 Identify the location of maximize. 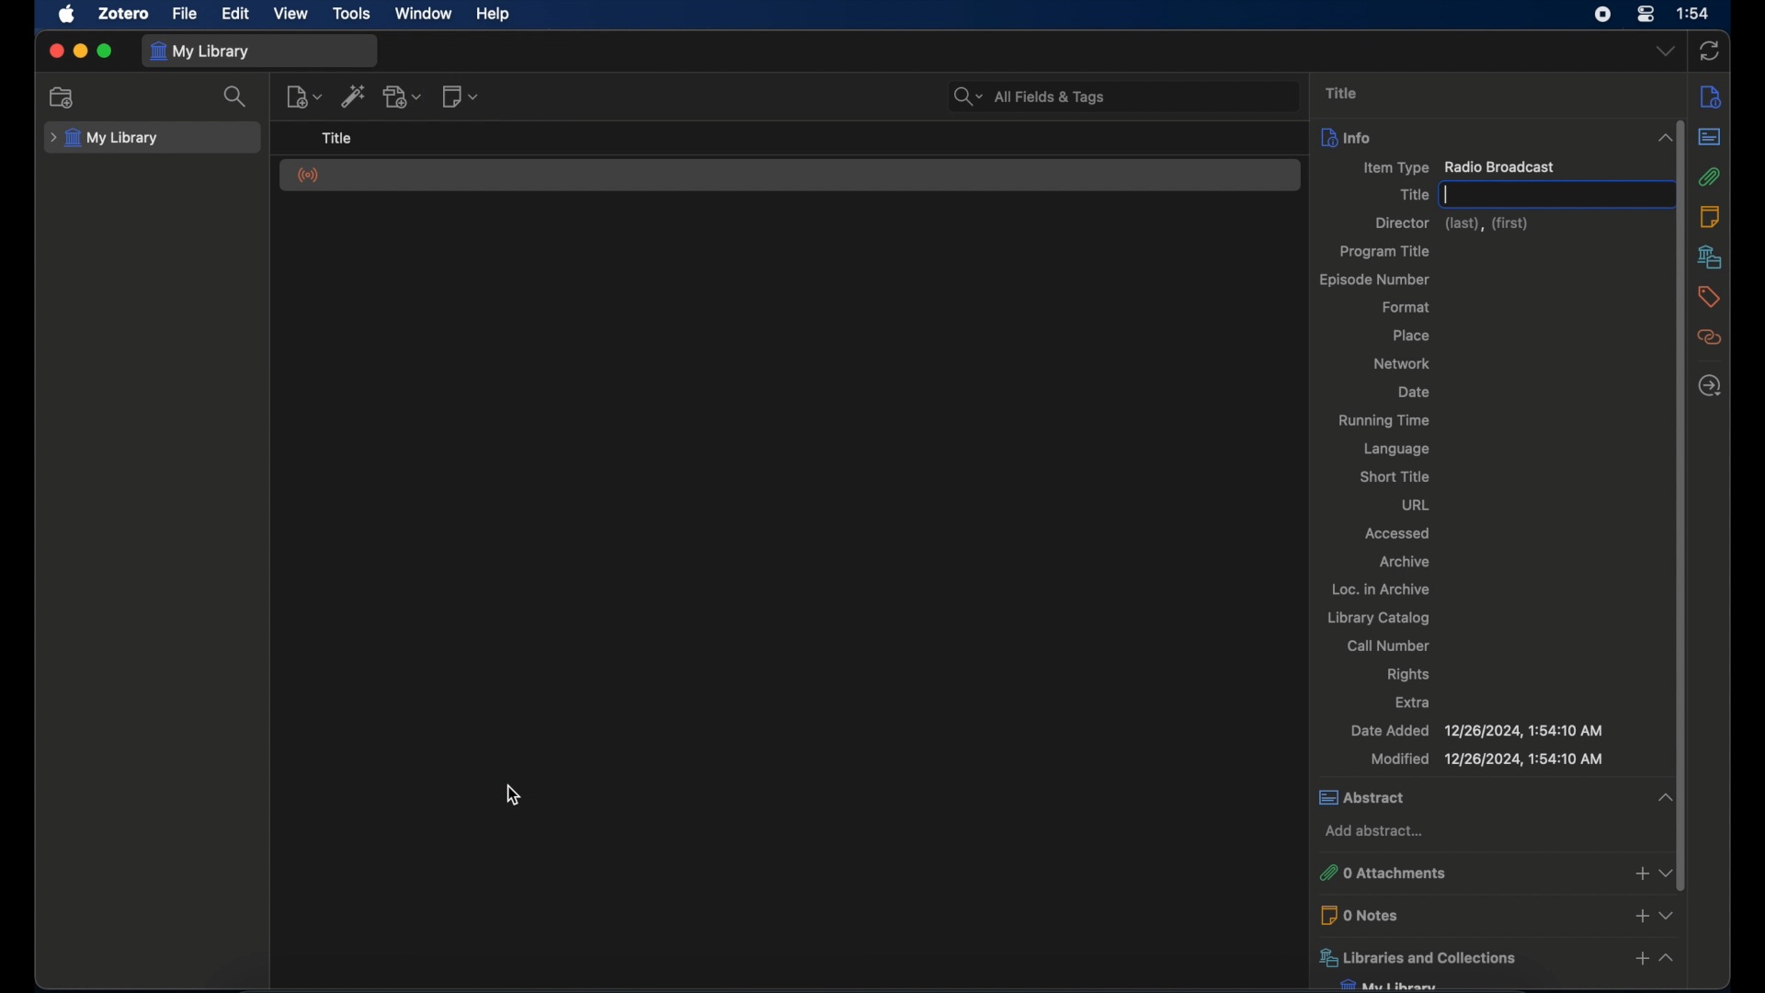
(105, 51).